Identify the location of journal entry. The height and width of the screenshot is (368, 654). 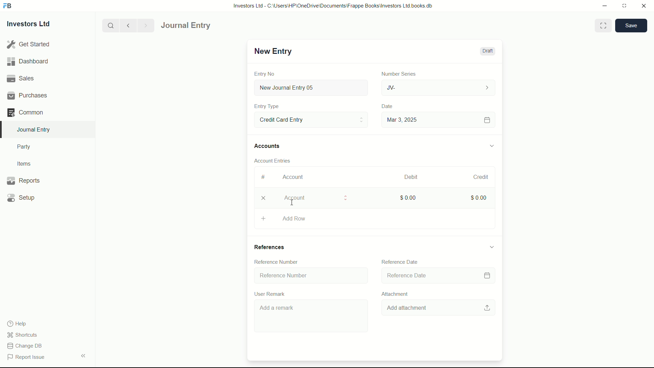
(205, 26).